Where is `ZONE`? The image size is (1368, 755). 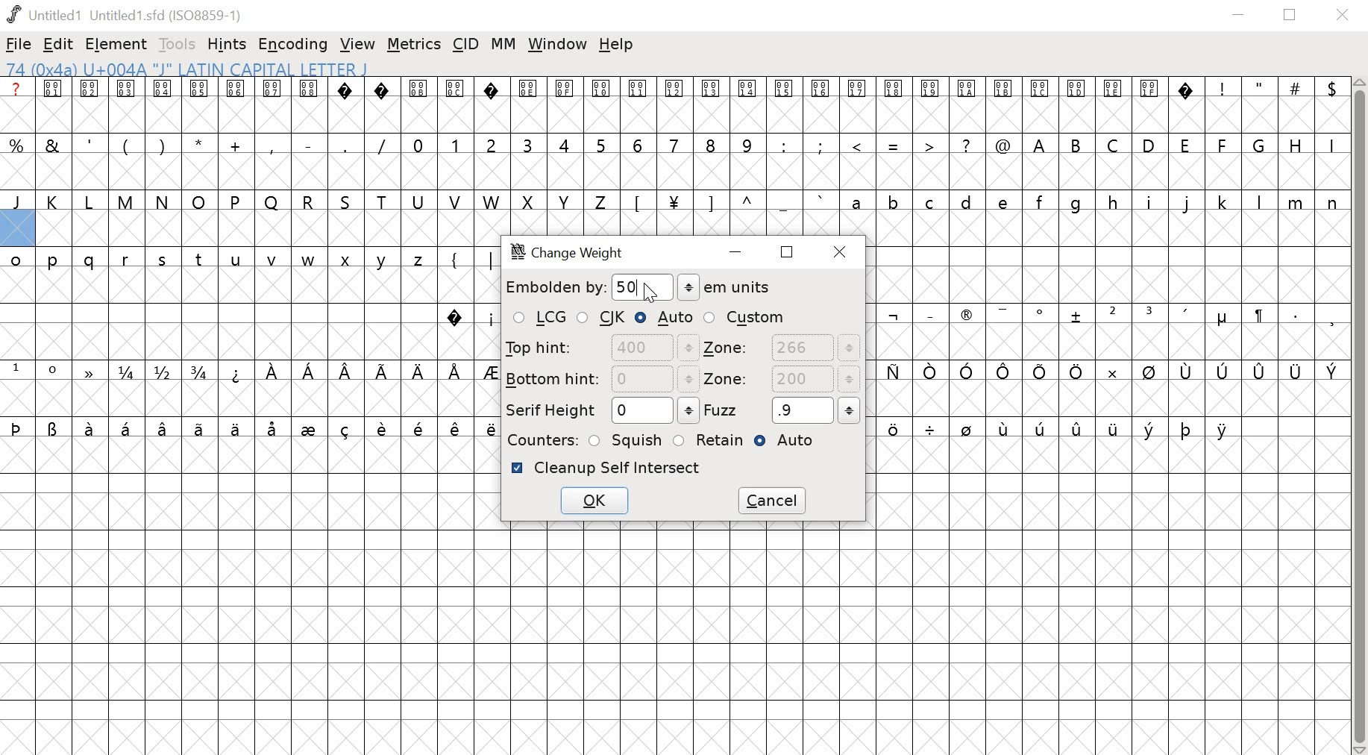 ZONE is located at coordinates (781, 380).